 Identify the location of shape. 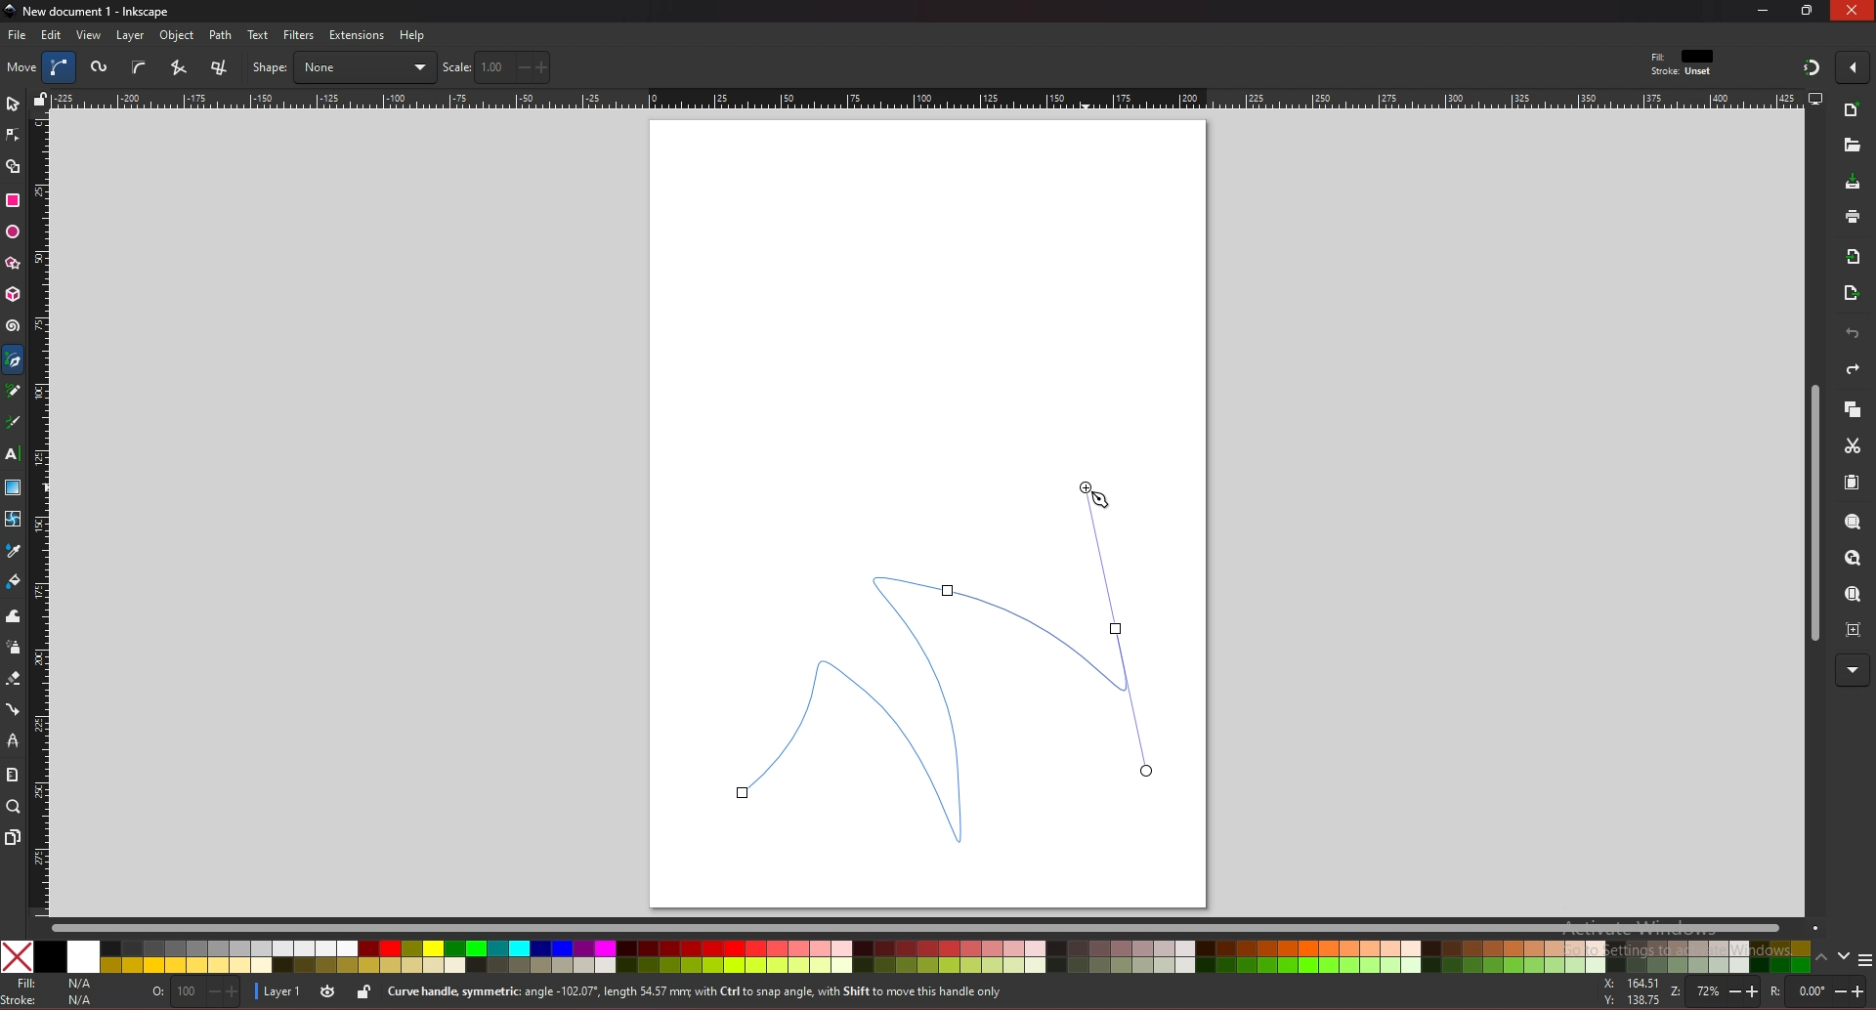
(343, 67).